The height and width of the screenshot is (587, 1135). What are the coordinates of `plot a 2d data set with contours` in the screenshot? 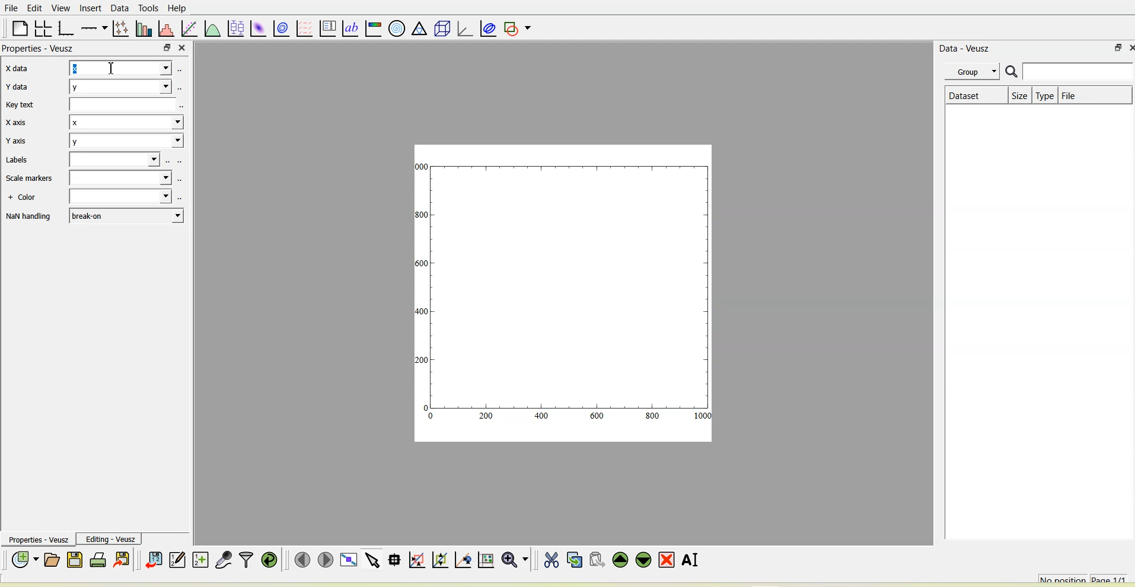 It's located at (280, 28).